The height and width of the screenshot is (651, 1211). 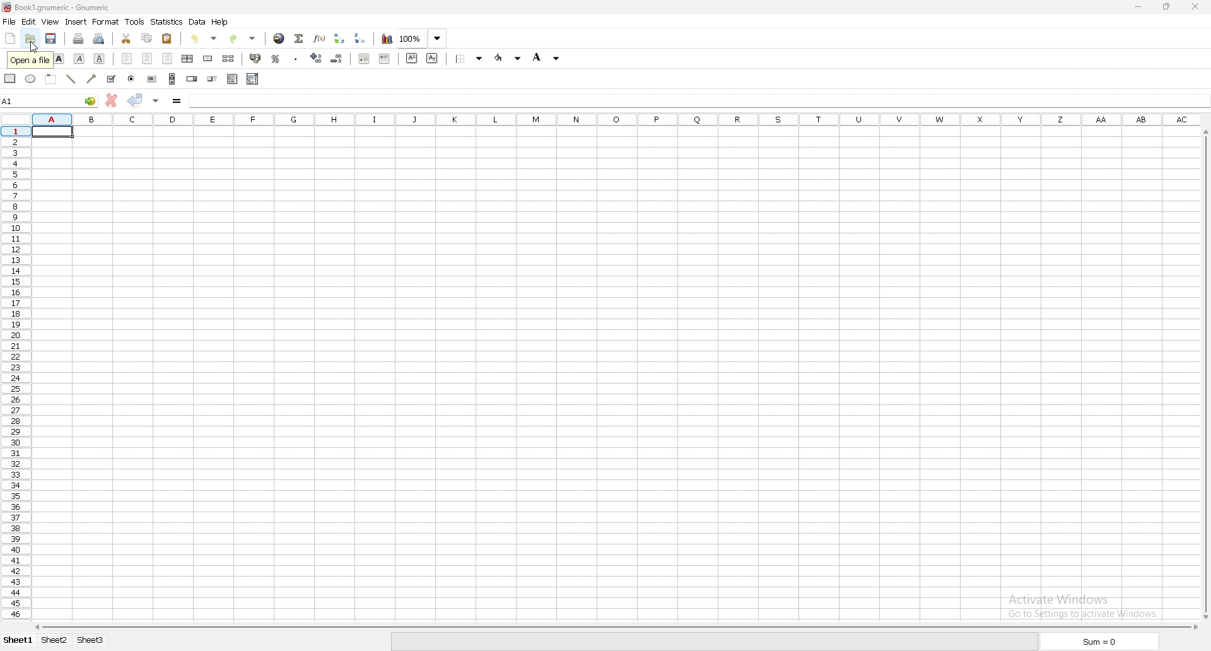 What do you see at coordinates (172, 78) in the screenshot?
I see `scroll bar` at bounding box center [172, 78].